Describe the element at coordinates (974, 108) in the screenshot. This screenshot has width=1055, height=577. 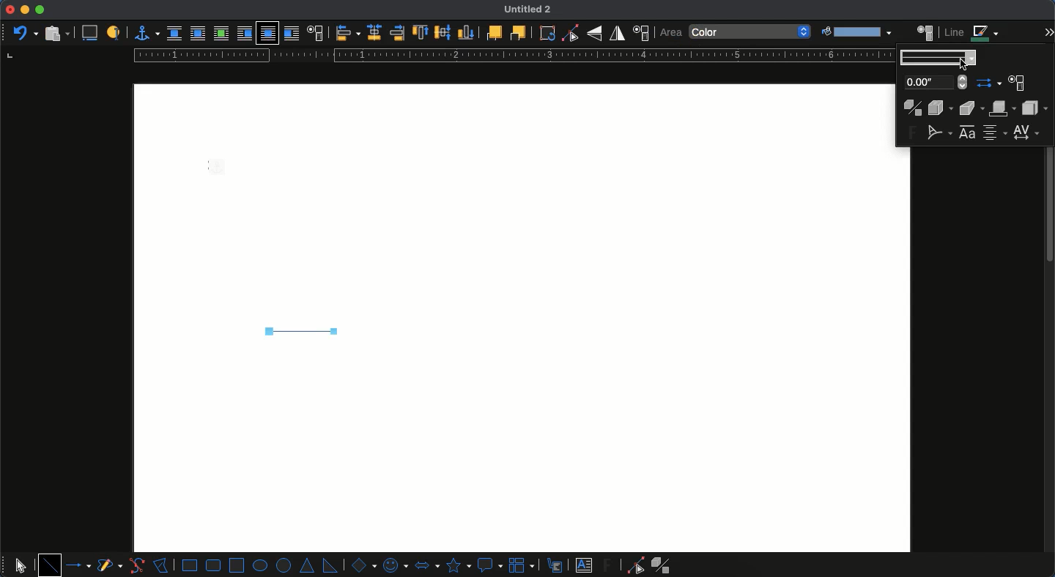
I see `direction` at that location.